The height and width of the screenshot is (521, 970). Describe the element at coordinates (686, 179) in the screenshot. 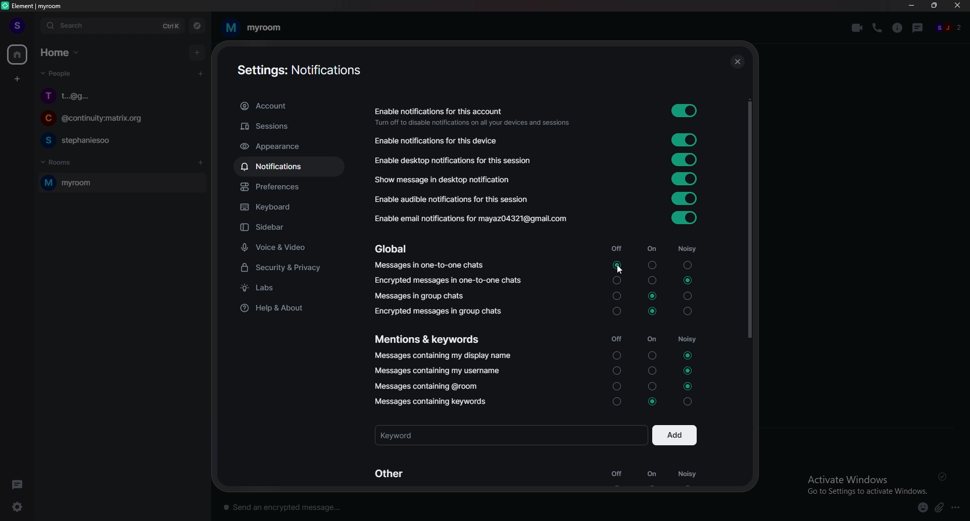

I see `toggle` at that location.